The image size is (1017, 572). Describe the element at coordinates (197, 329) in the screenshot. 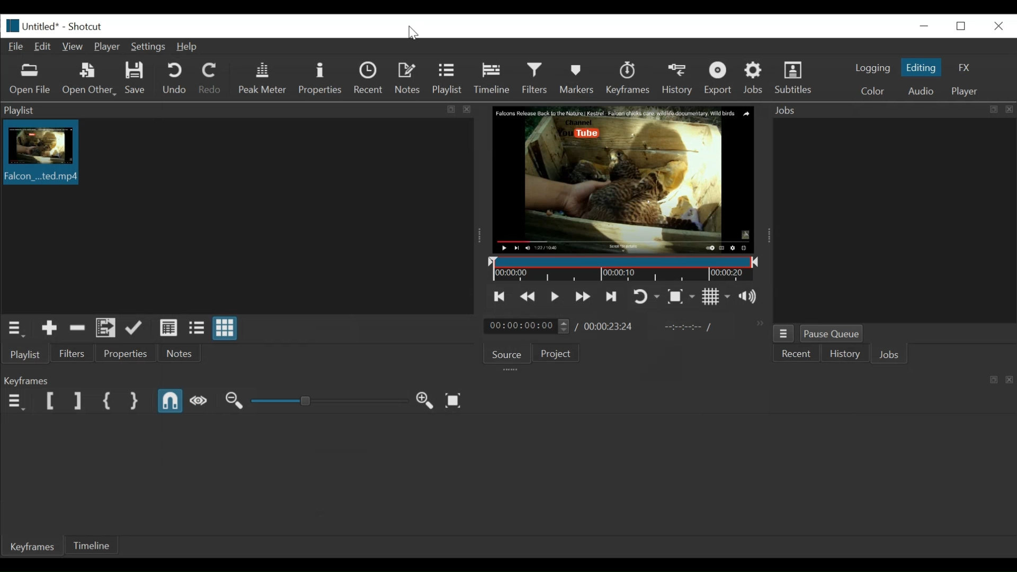

I see `View as files` at that location.